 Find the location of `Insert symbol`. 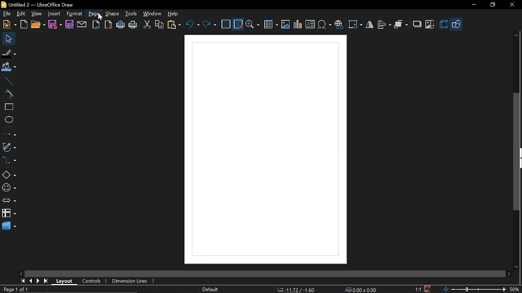

Insert symbol is located at coordinates (325, 25).